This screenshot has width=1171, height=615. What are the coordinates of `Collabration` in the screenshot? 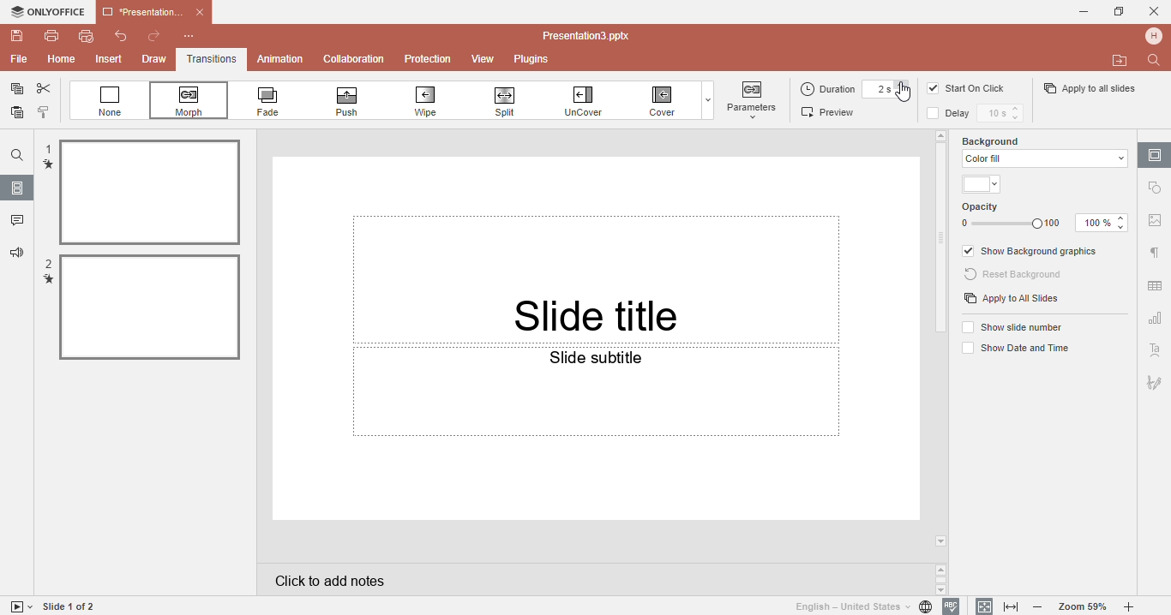 It's located at (354, 60).